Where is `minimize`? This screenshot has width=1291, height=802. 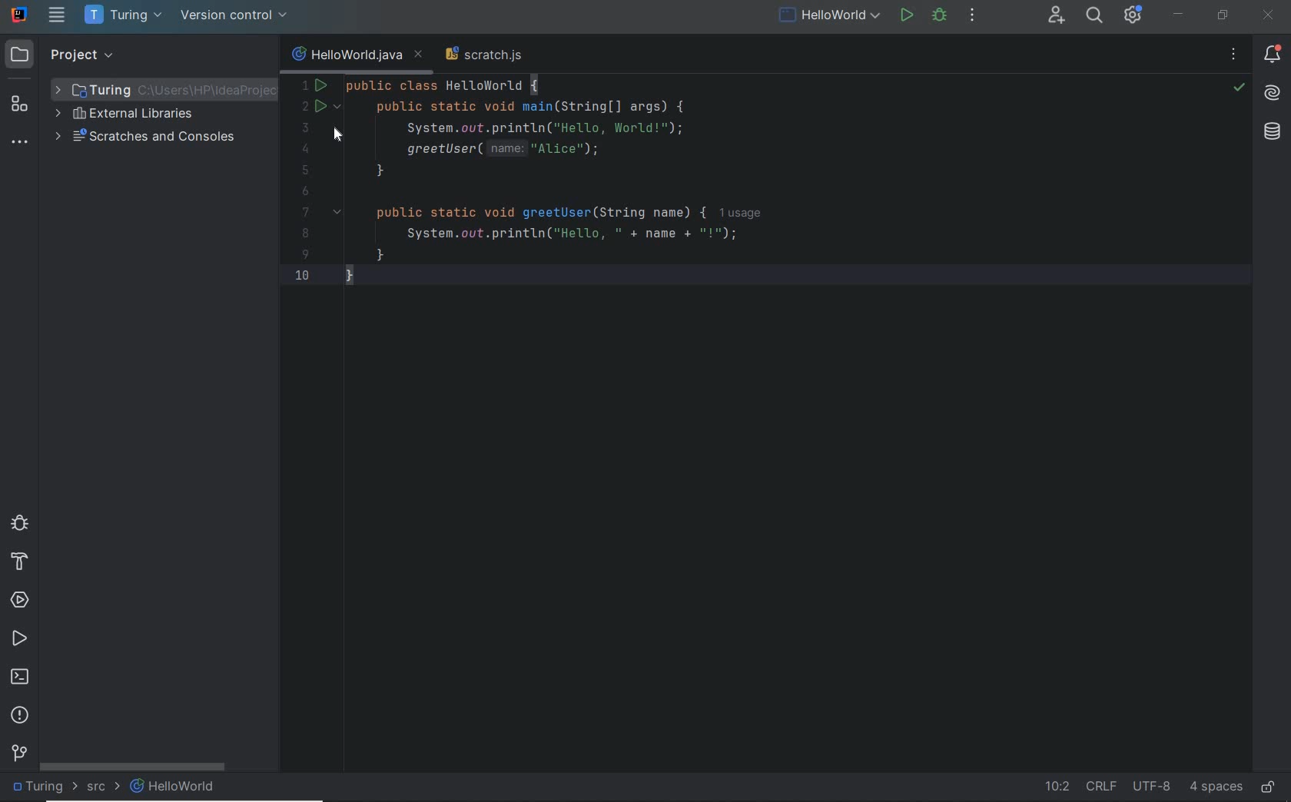
minimize is located at coordinates (1179, 15).